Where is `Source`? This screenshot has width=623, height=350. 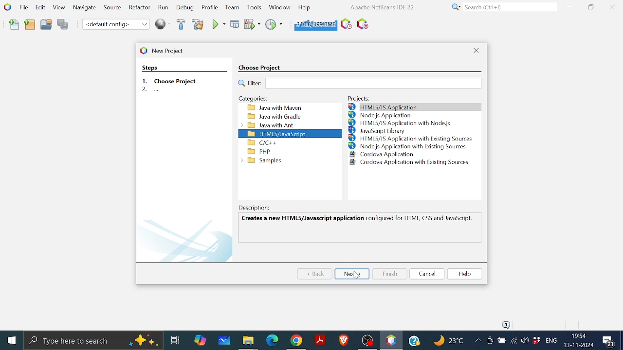
Source is located at coordinates (111, 9).